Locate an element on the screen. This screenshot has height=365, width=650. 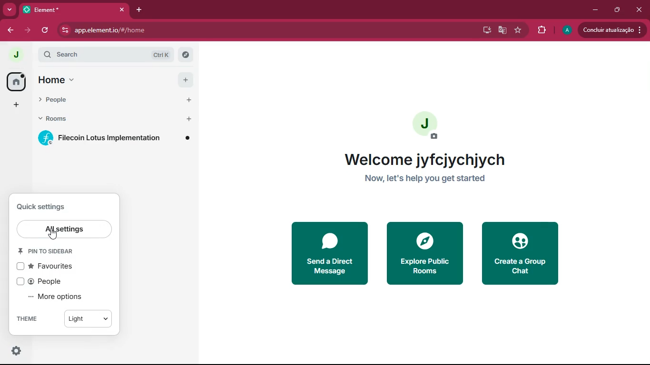
add button is located at coordinates (187, 119).